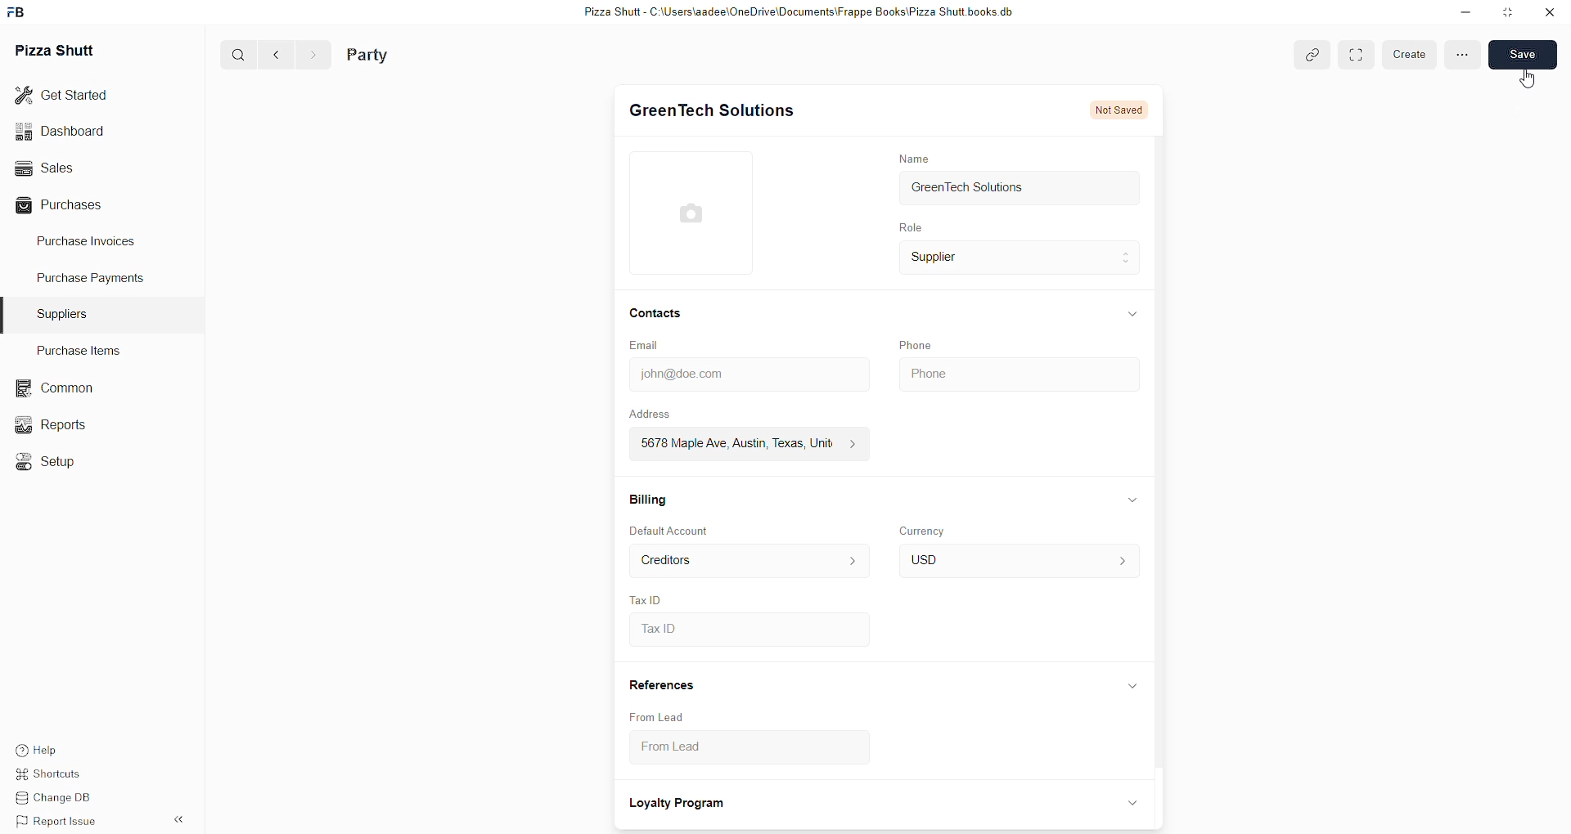 This screenshot has width=1571, height=834. Describe the element at coordinates (60, 777) in the screenshot. I see `Shortcuts.` at that location.